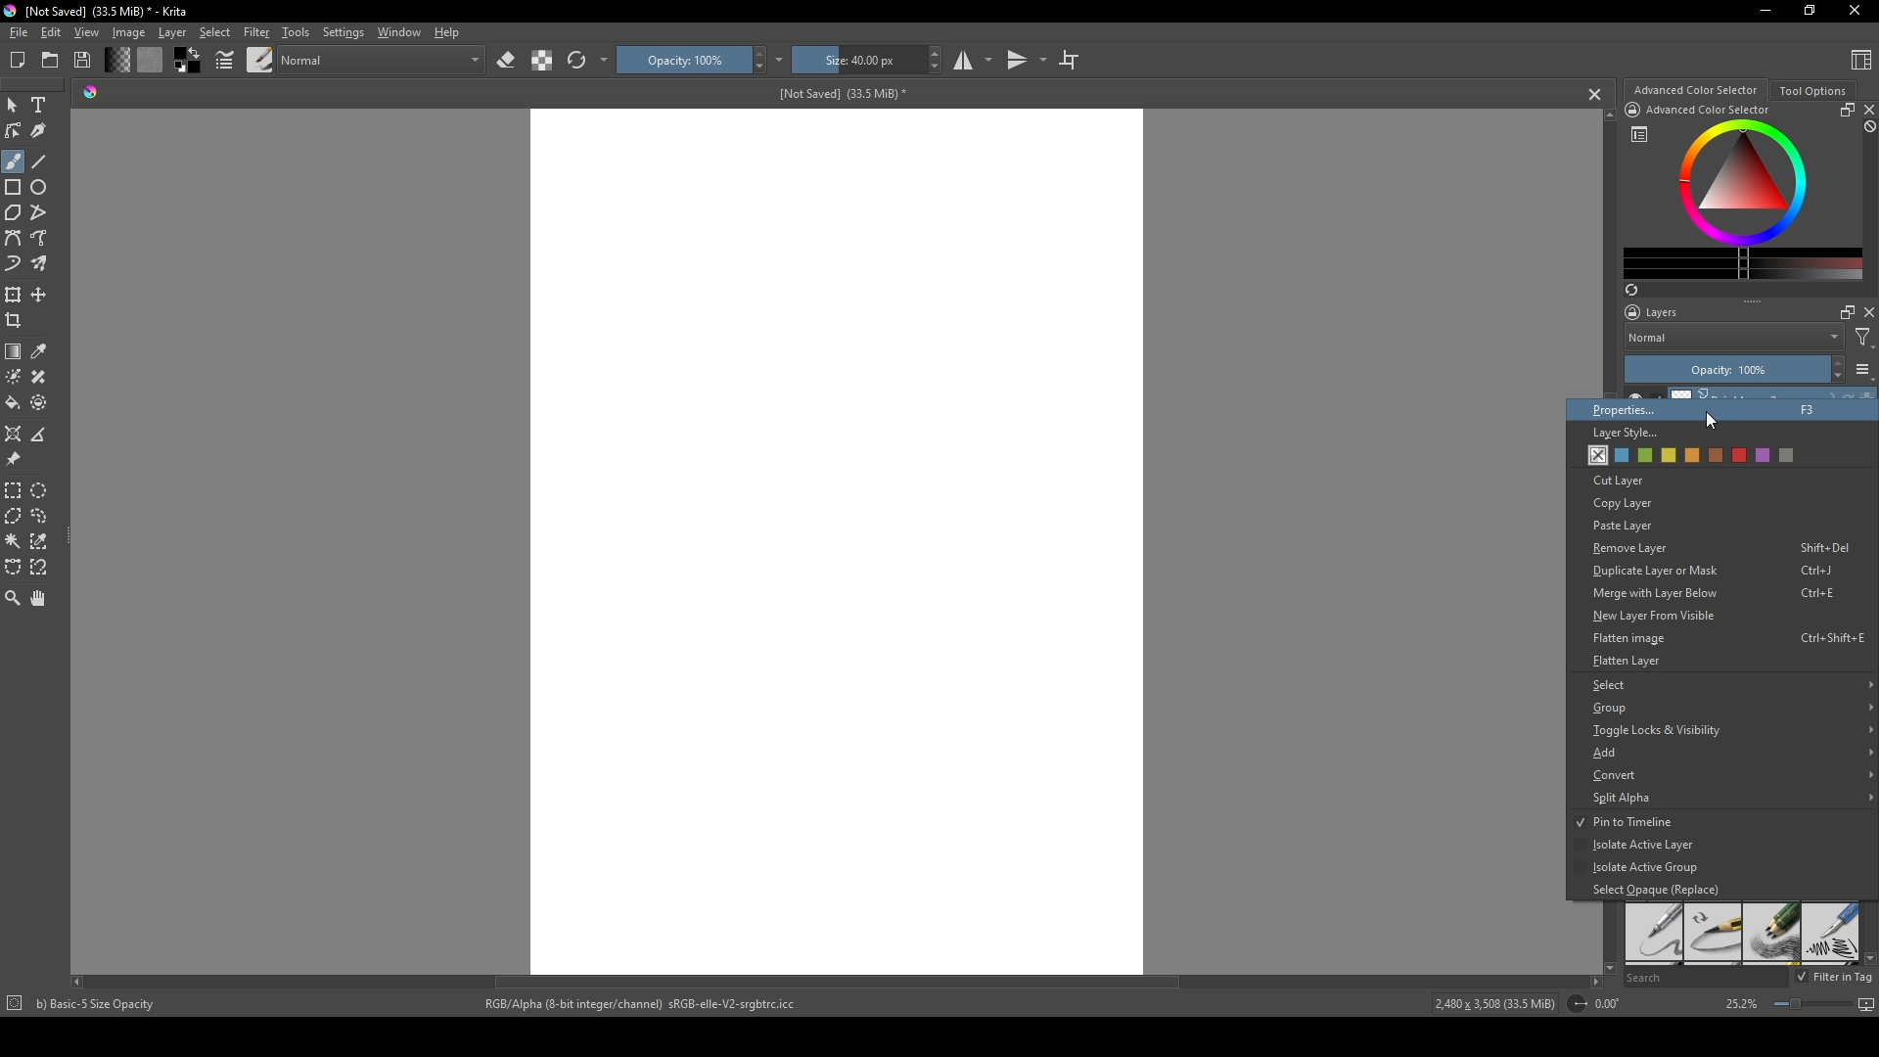 This screenshot has height=1057, width=1879. What do you see at coordinates (1787, 455) in the screenshot?
I see `grey` at bounding box center [1787, 455].